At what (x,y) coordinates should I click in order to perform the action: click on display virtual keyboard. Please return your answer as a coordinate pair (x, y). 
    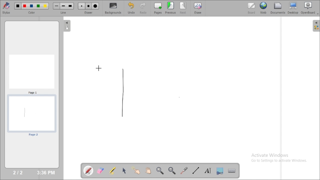
    Looking at the image, I should click on (231, 170).